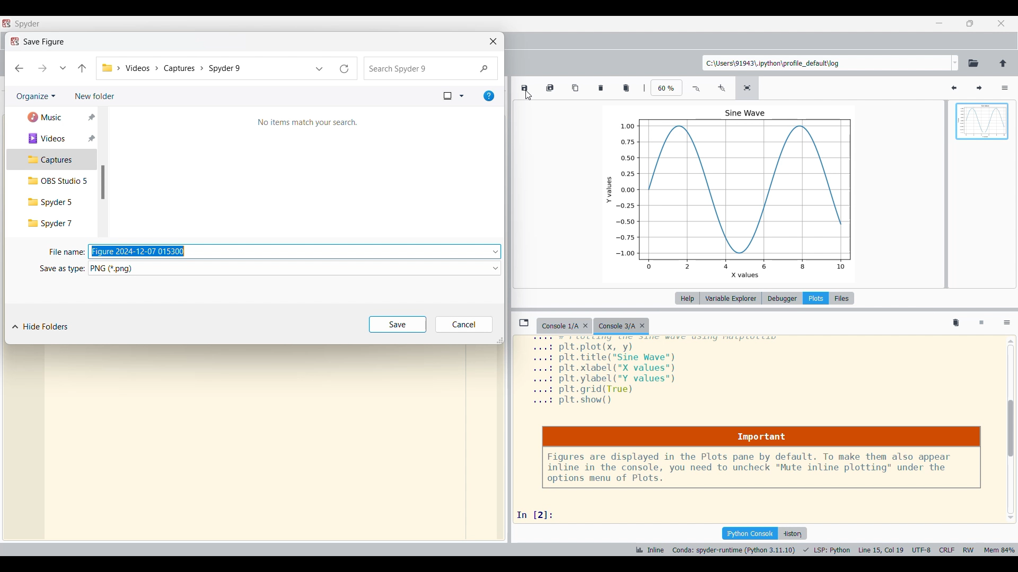 This screenshot has width=1018, height=572. Describe the element at coordinates (687, 298) in the screenshot. I see `Help` at that location.